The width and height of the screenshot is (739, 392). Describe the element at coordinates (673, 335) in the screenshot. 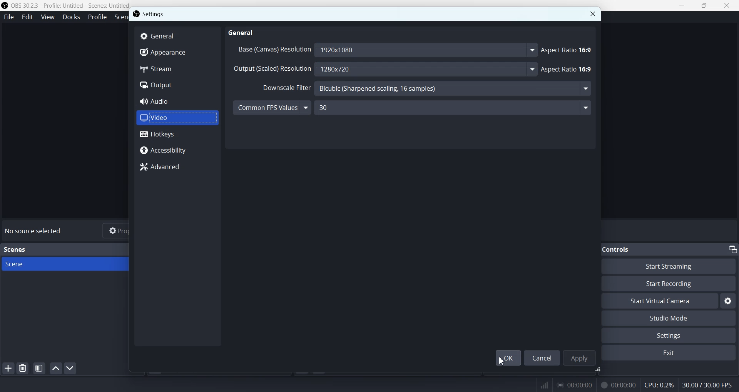

I see `Settings` at that location.